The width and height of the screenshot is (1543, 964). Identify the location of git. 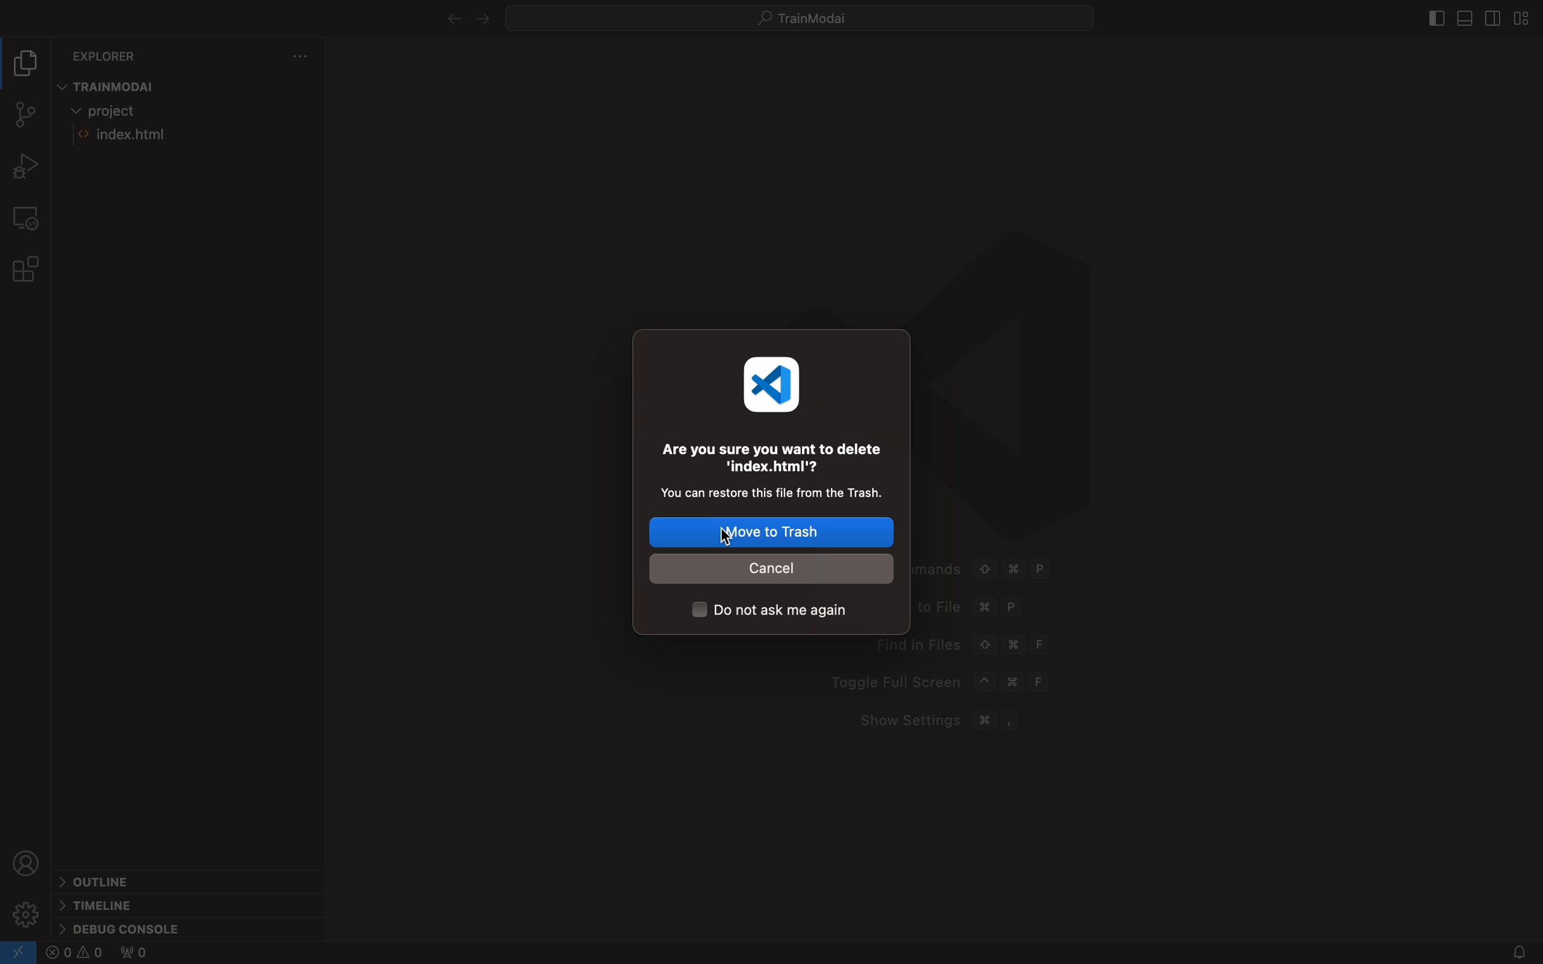
(24, 112).